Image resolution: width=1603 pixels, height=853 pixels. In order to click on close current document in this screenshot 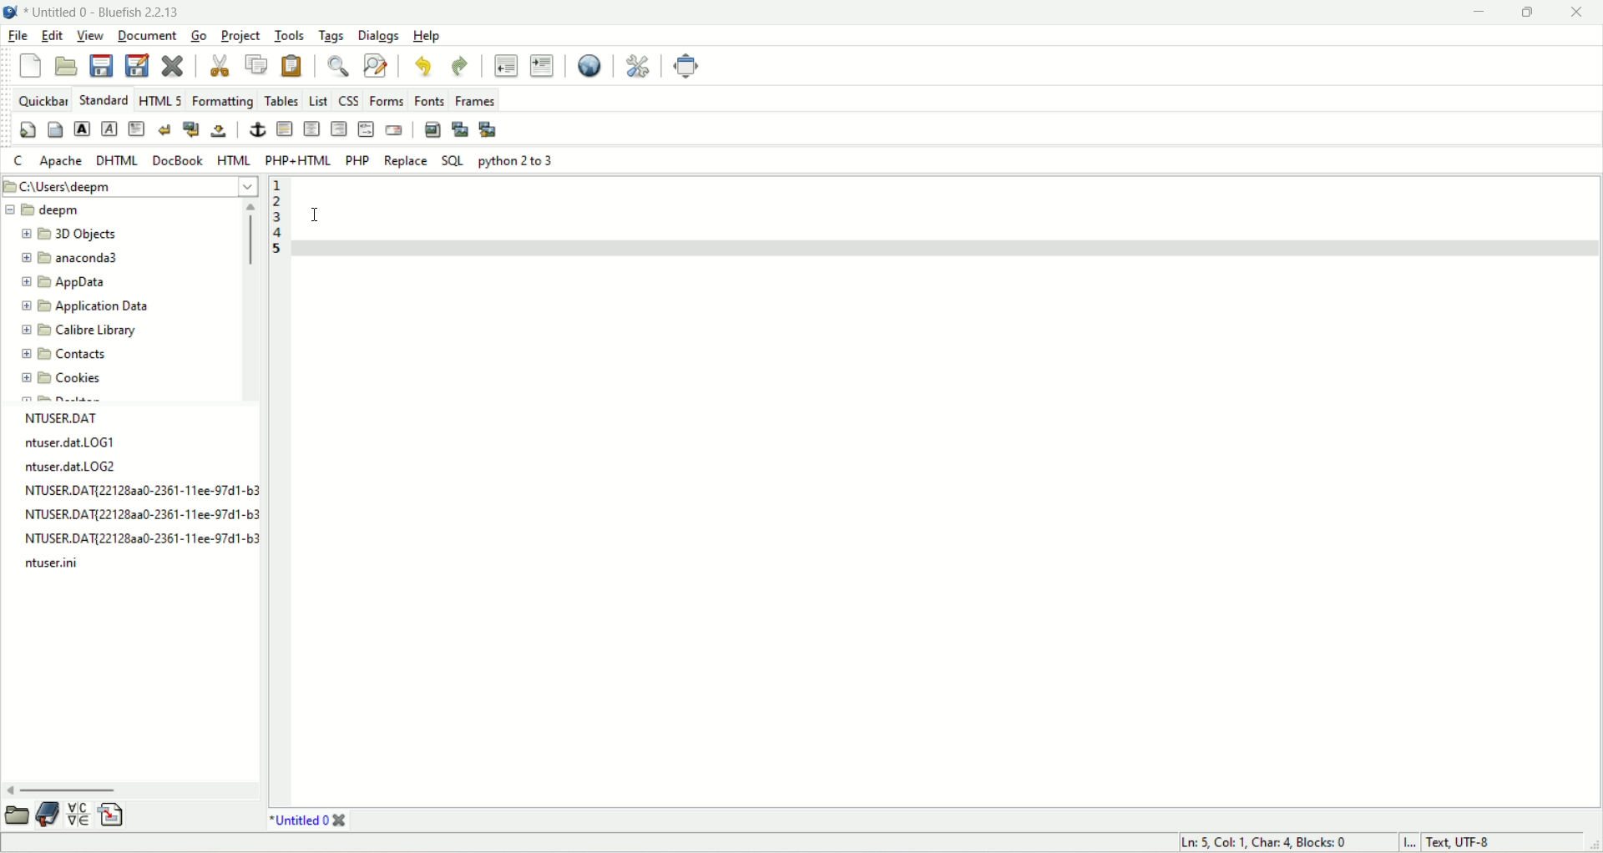, I will do `click(174, 63)`.